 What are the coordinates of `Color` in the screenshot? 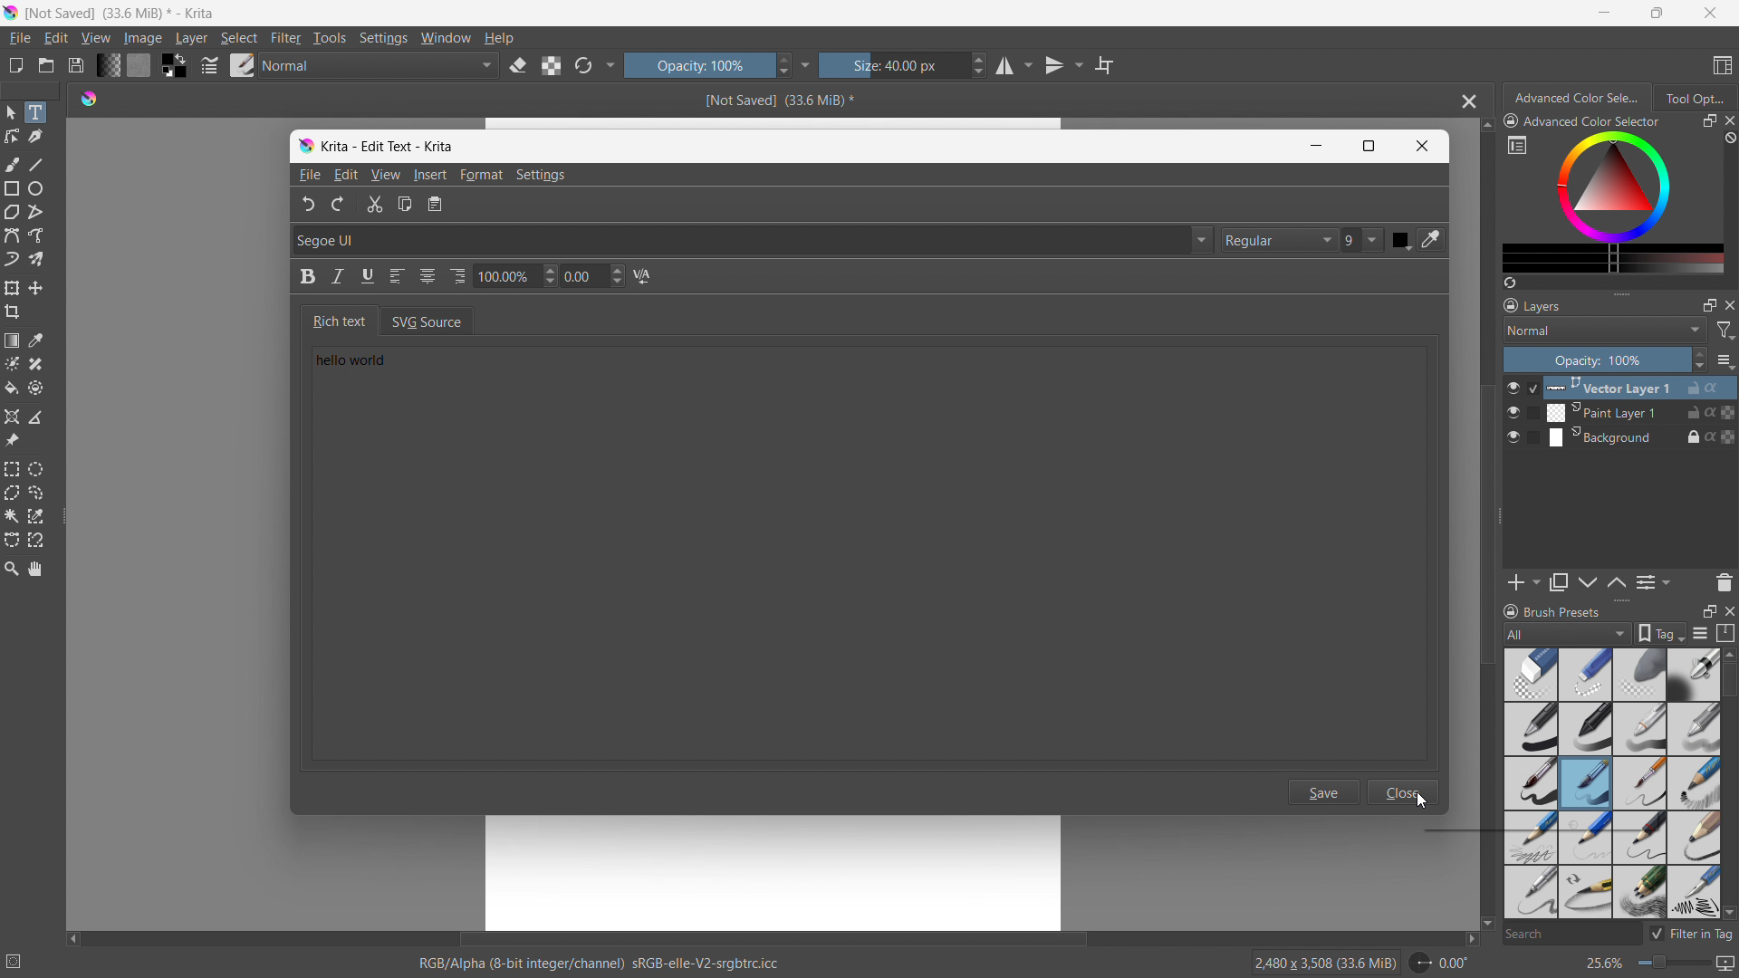 It's located at (1401, 240).